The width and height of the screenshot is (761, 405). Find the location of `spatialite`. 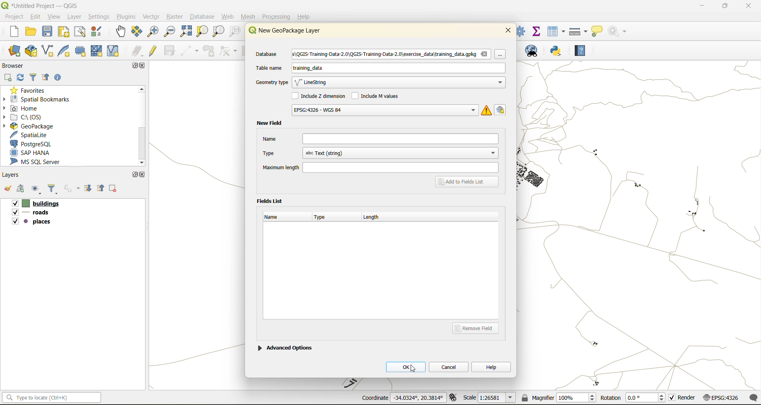

spatialite is located at coordinates (33, 135).